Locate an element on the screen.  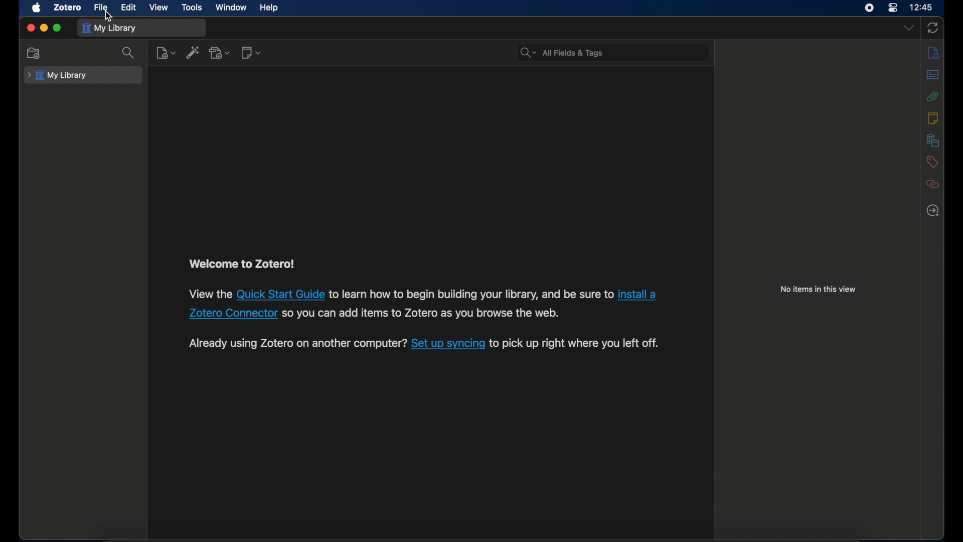
attachments is located at coordinates (933, 96).